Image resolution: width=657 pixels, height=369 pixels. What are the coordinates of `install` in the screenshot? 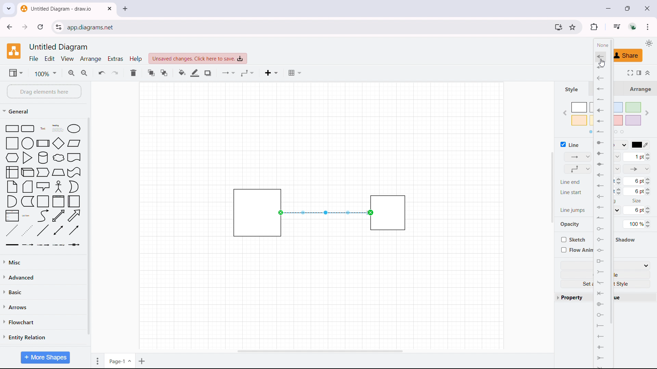 It's located at (558, 27).